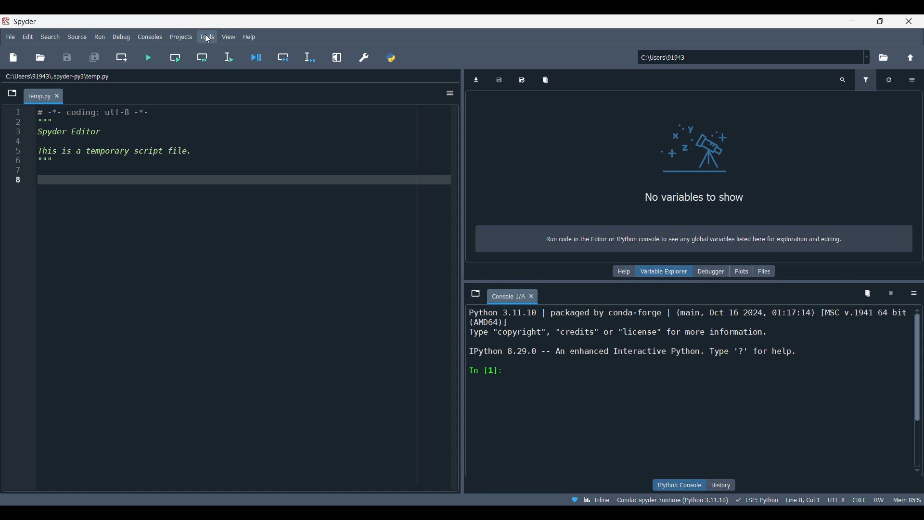 The height and width of the screenshot is (520, 924). Describe the element at coordinates (755, 500) in the screenshot. I see `LSP: Python` at that location.